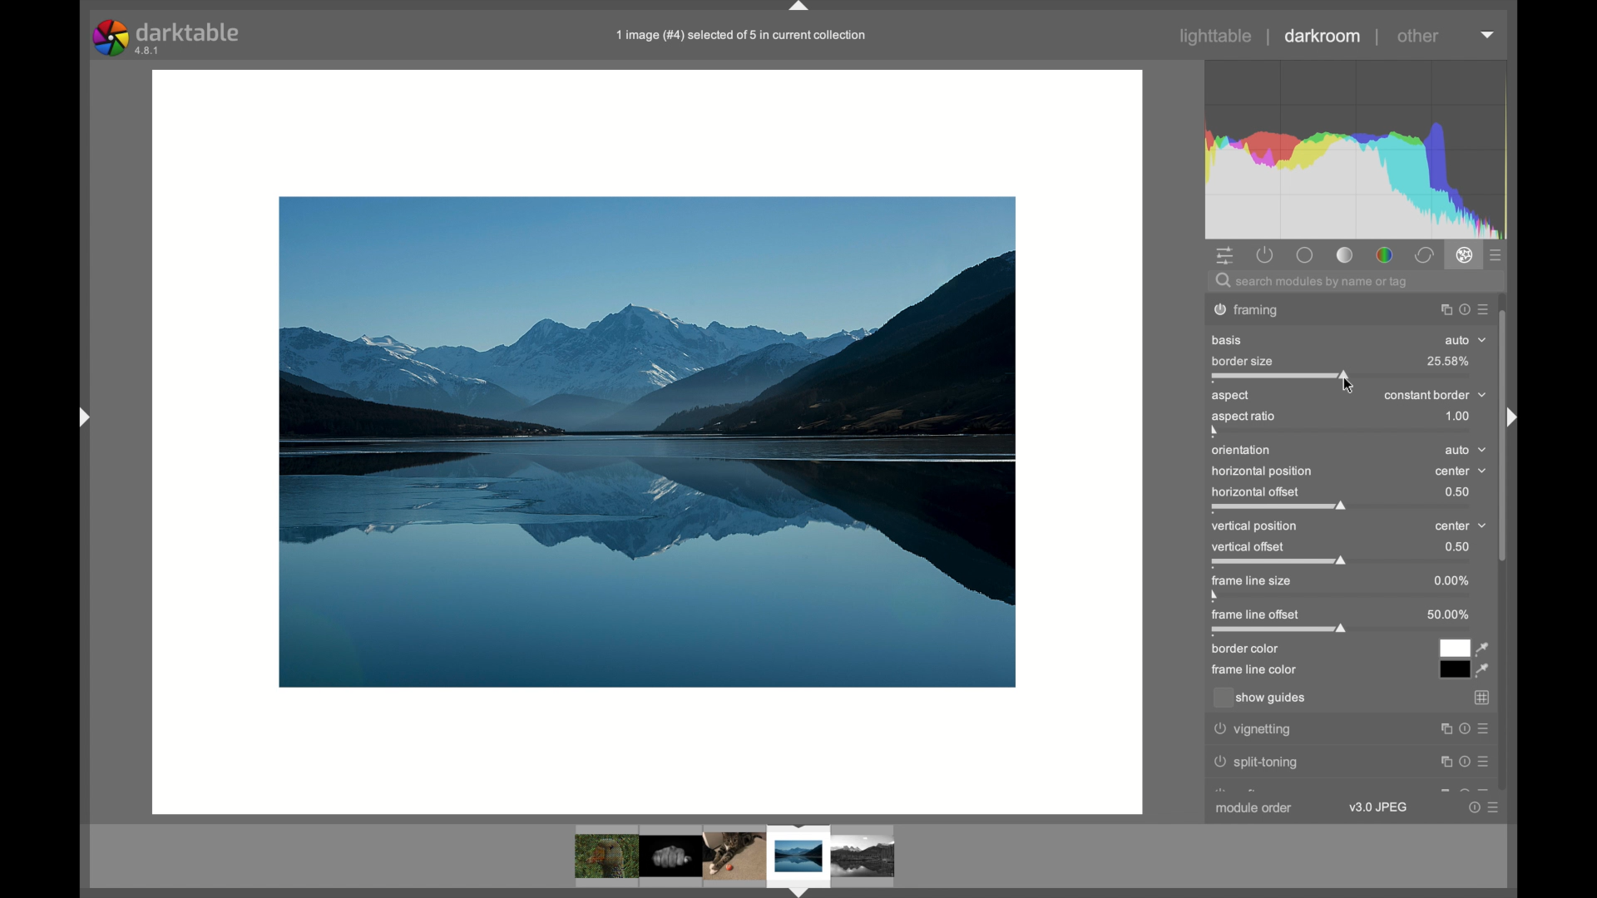  I want to click on frame line color, so click(1254, 671).